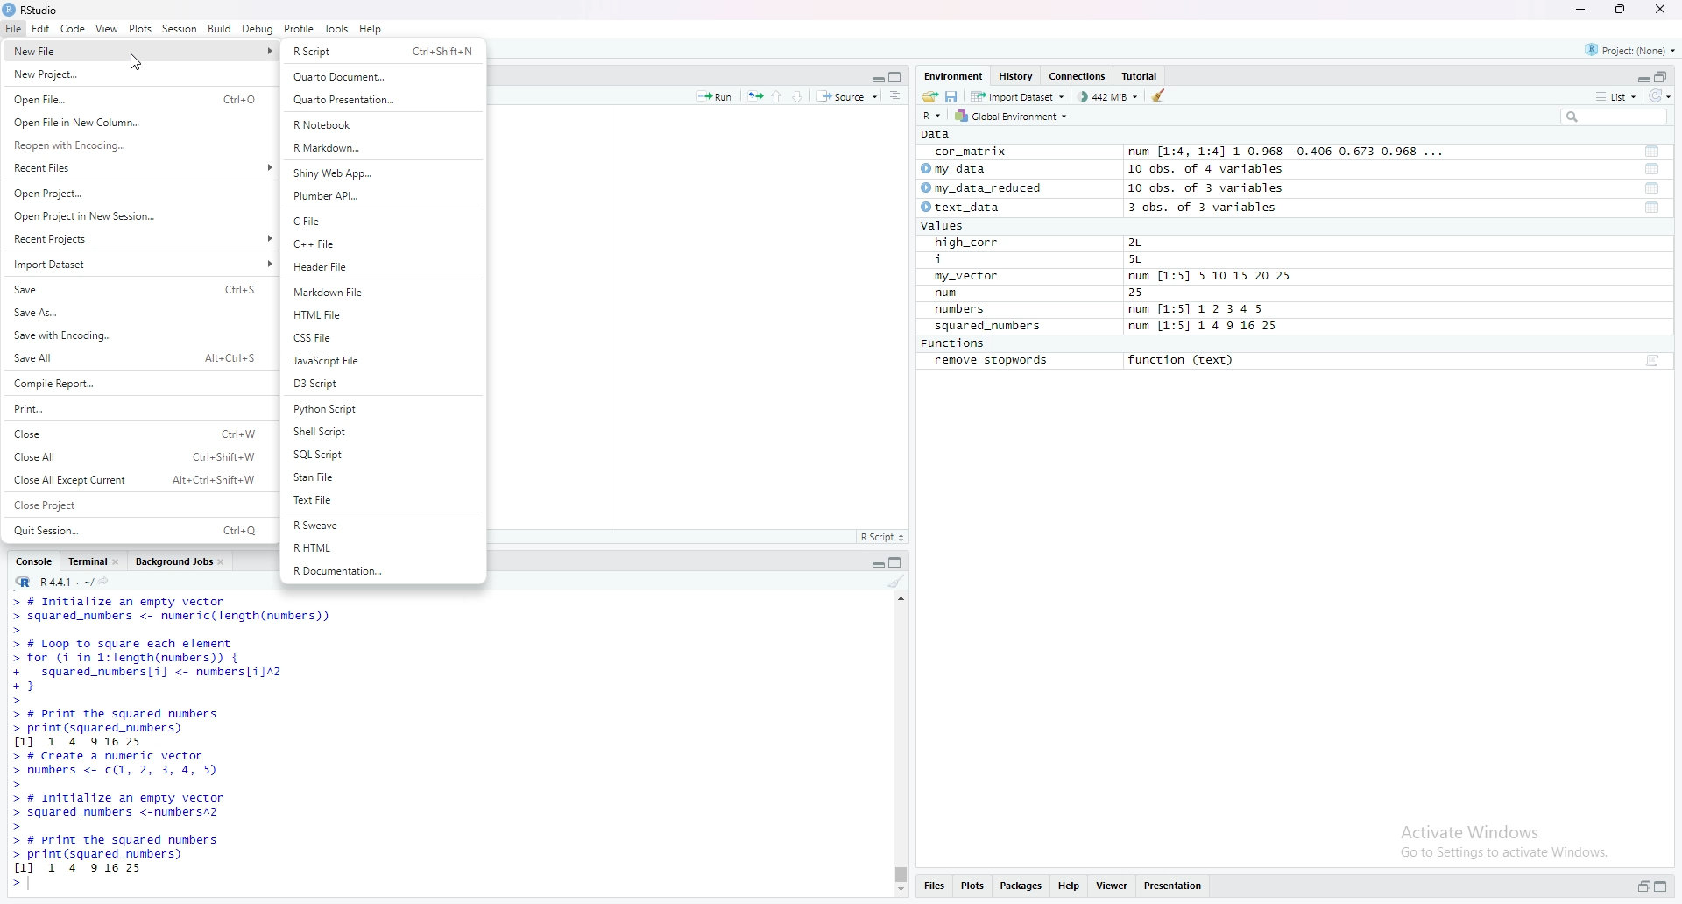  Describe the element at coordinates (383, 51) in the screenshot. I see `R Script Ctri+Shift+N` at that location.